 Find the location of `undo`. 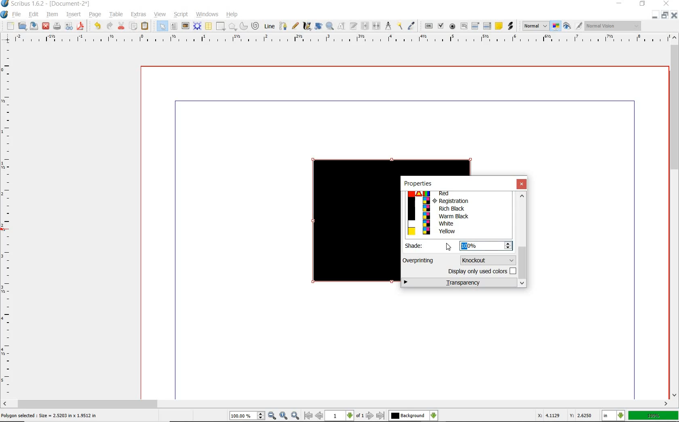

undo is located at coordinates (97, 27).